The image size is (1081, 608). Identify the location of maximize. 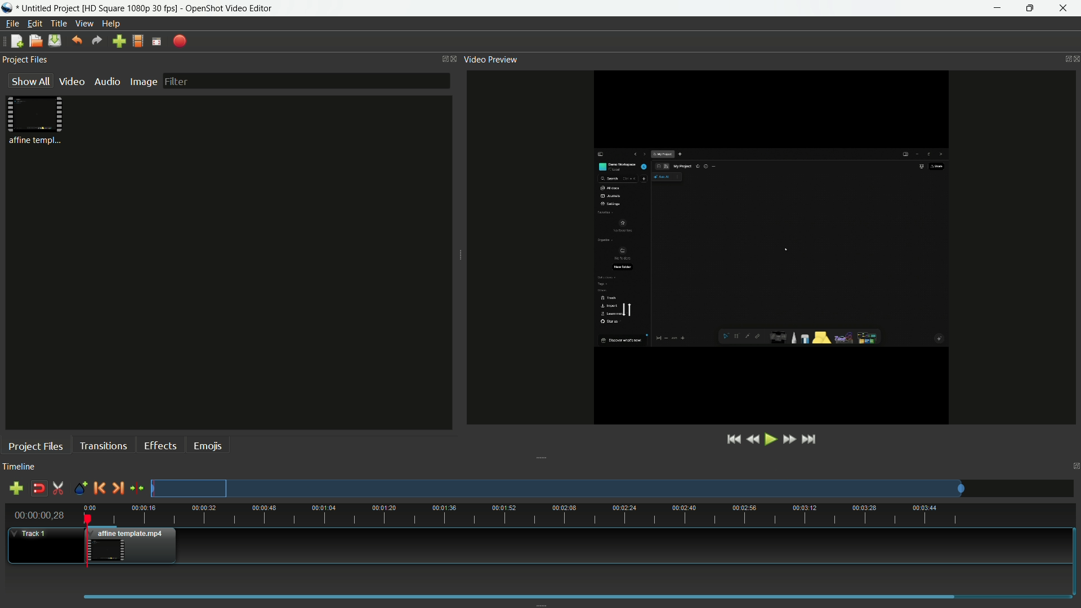
(1030, 8).